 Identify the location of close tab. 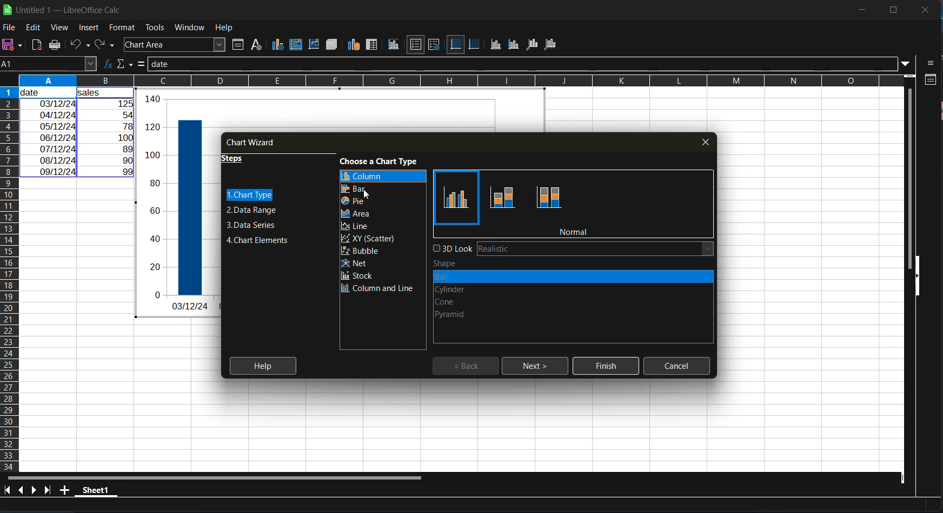
(707, 141).